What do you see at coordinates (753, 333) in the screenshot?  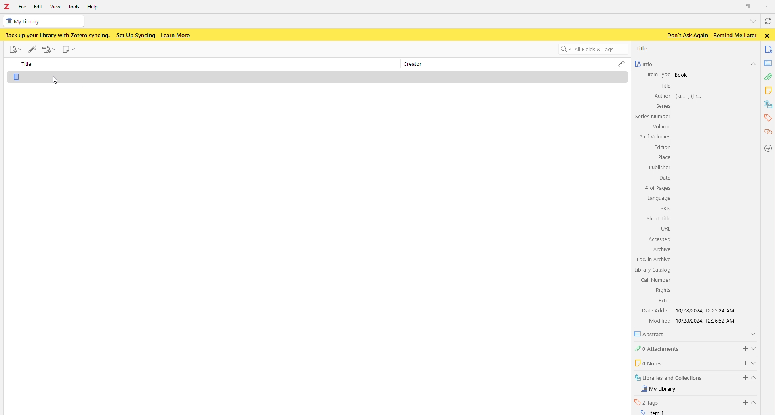 I see `show` at bounding box center [753, 333].